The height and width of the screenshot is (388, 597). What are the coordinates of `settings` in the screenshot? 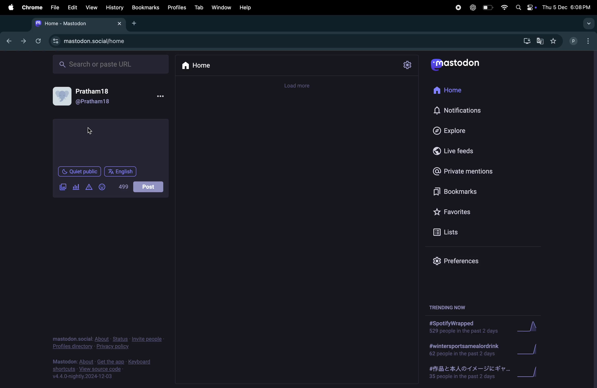 It's located at (407, 66).